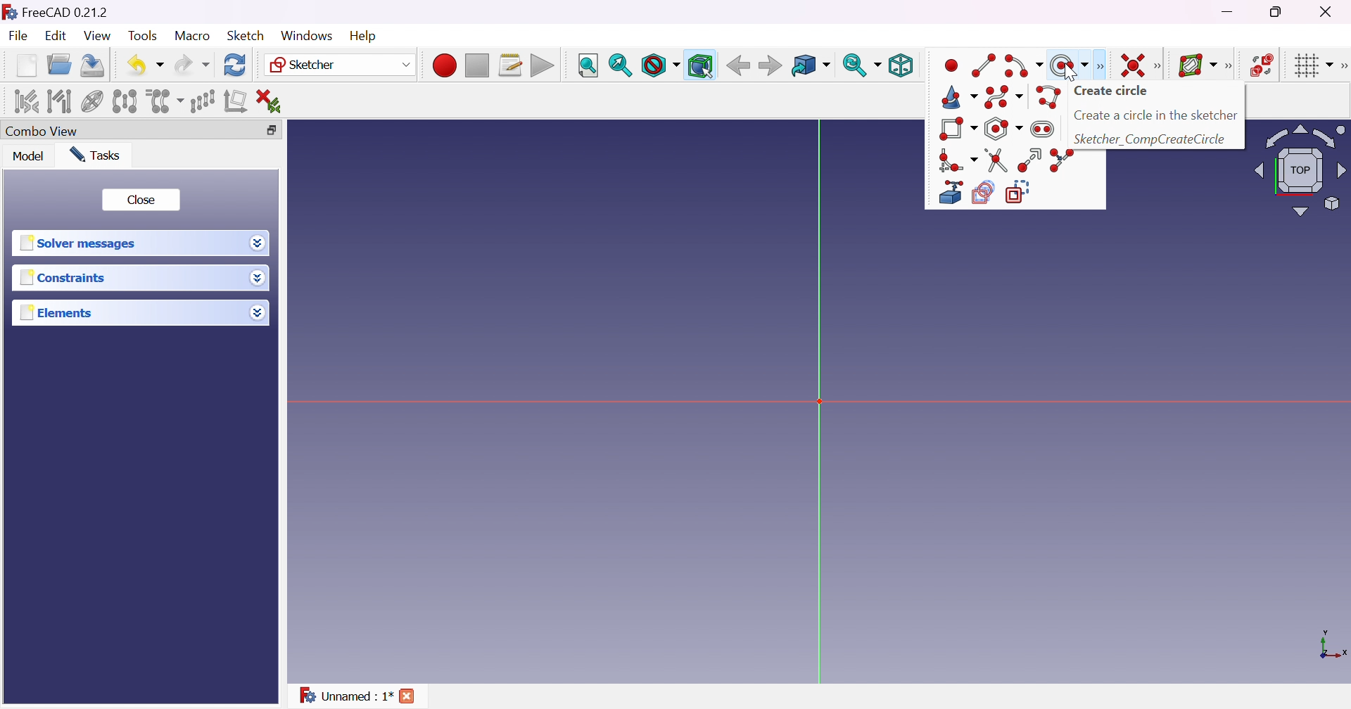 Image resolution: width=1351 pixels, height=709 pixels. I want to click on Sync view, so click(861, 64).